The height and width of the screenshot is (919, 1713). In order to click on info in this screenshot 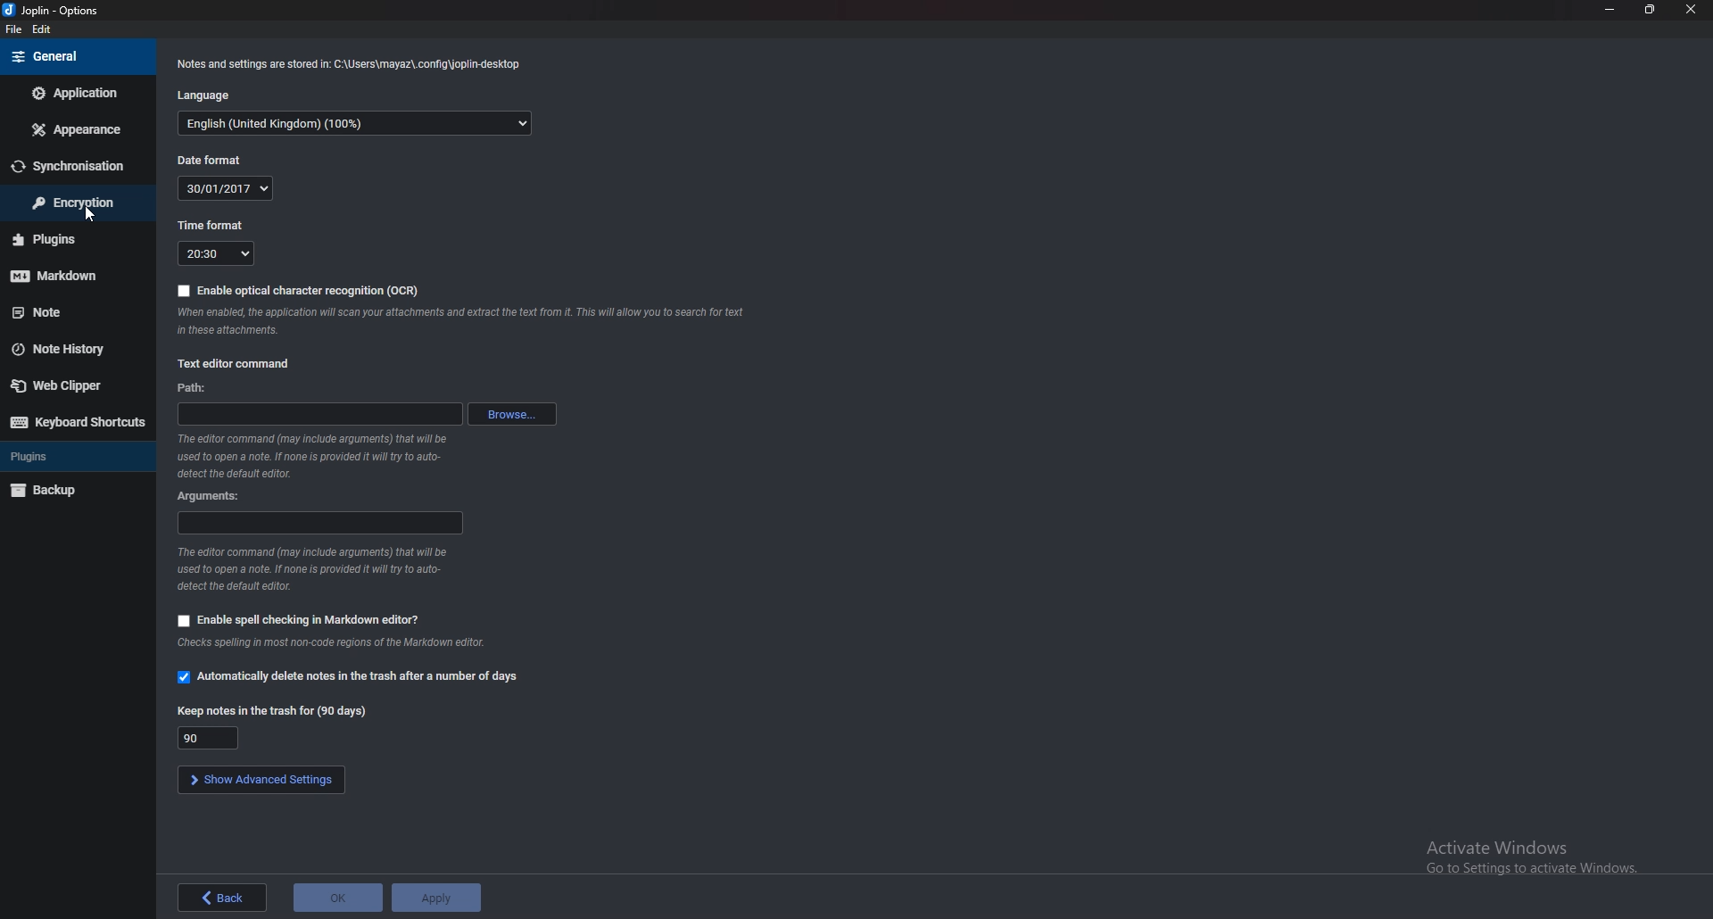, I will do `click(315, 456)`.